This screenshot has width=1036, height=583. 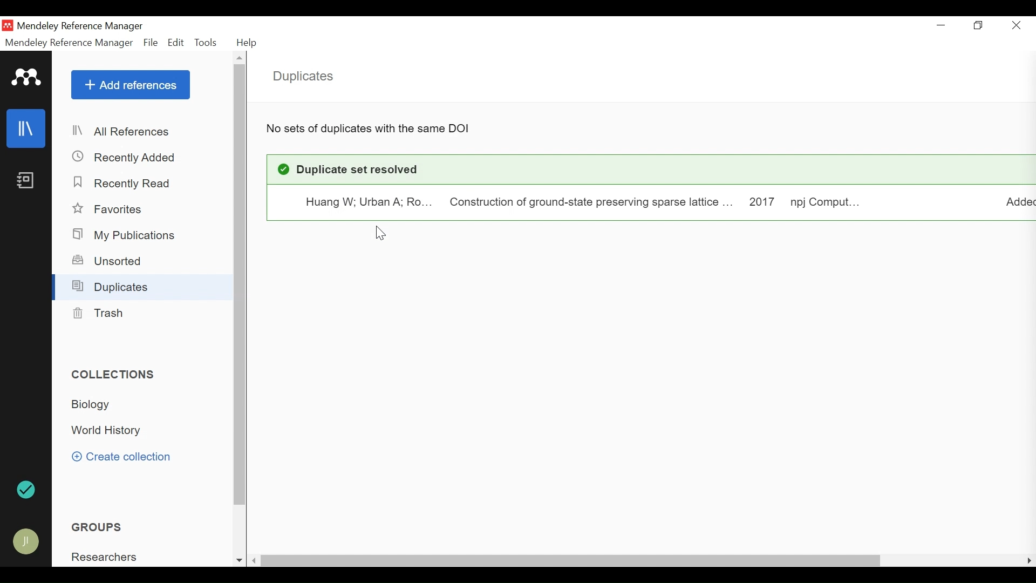 What do you see at coordinates (96, 313) in the screenshot?
I see `Trash` at bounding box center [96, 313].